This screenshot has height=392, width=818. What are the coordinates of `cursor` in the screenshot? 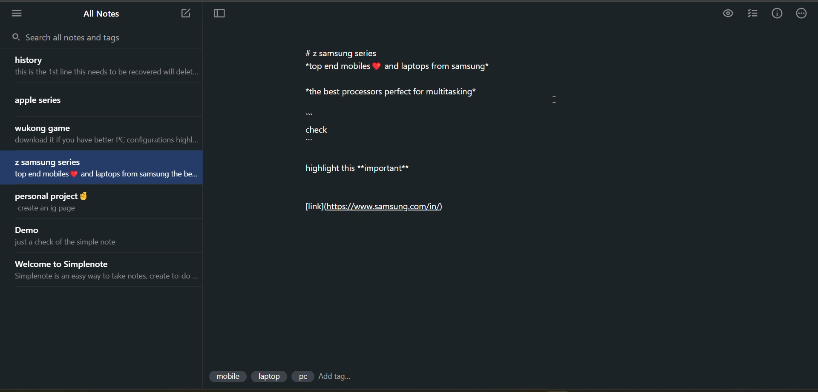 It's located at (554, 98).